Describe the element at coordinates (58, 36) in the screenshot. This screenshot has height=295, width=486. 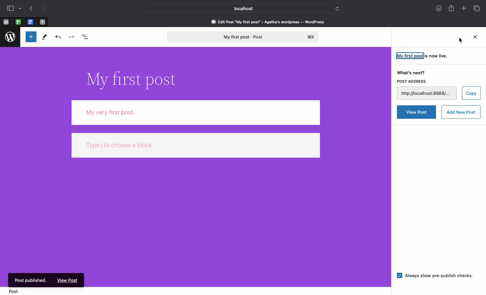
I see `Undo` at that location.